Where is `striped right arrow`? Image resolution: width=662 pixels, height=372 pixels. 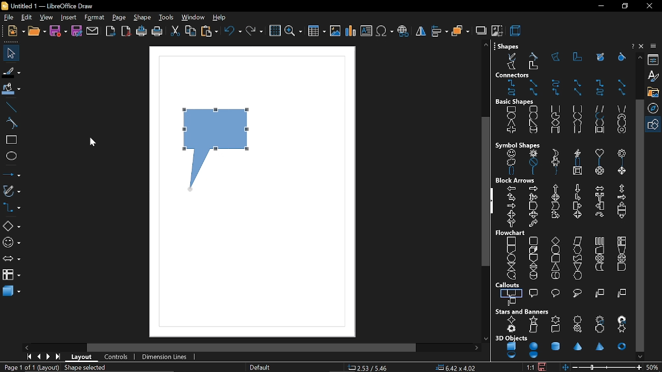 striped right arrow is located at coordinates (622, 197).